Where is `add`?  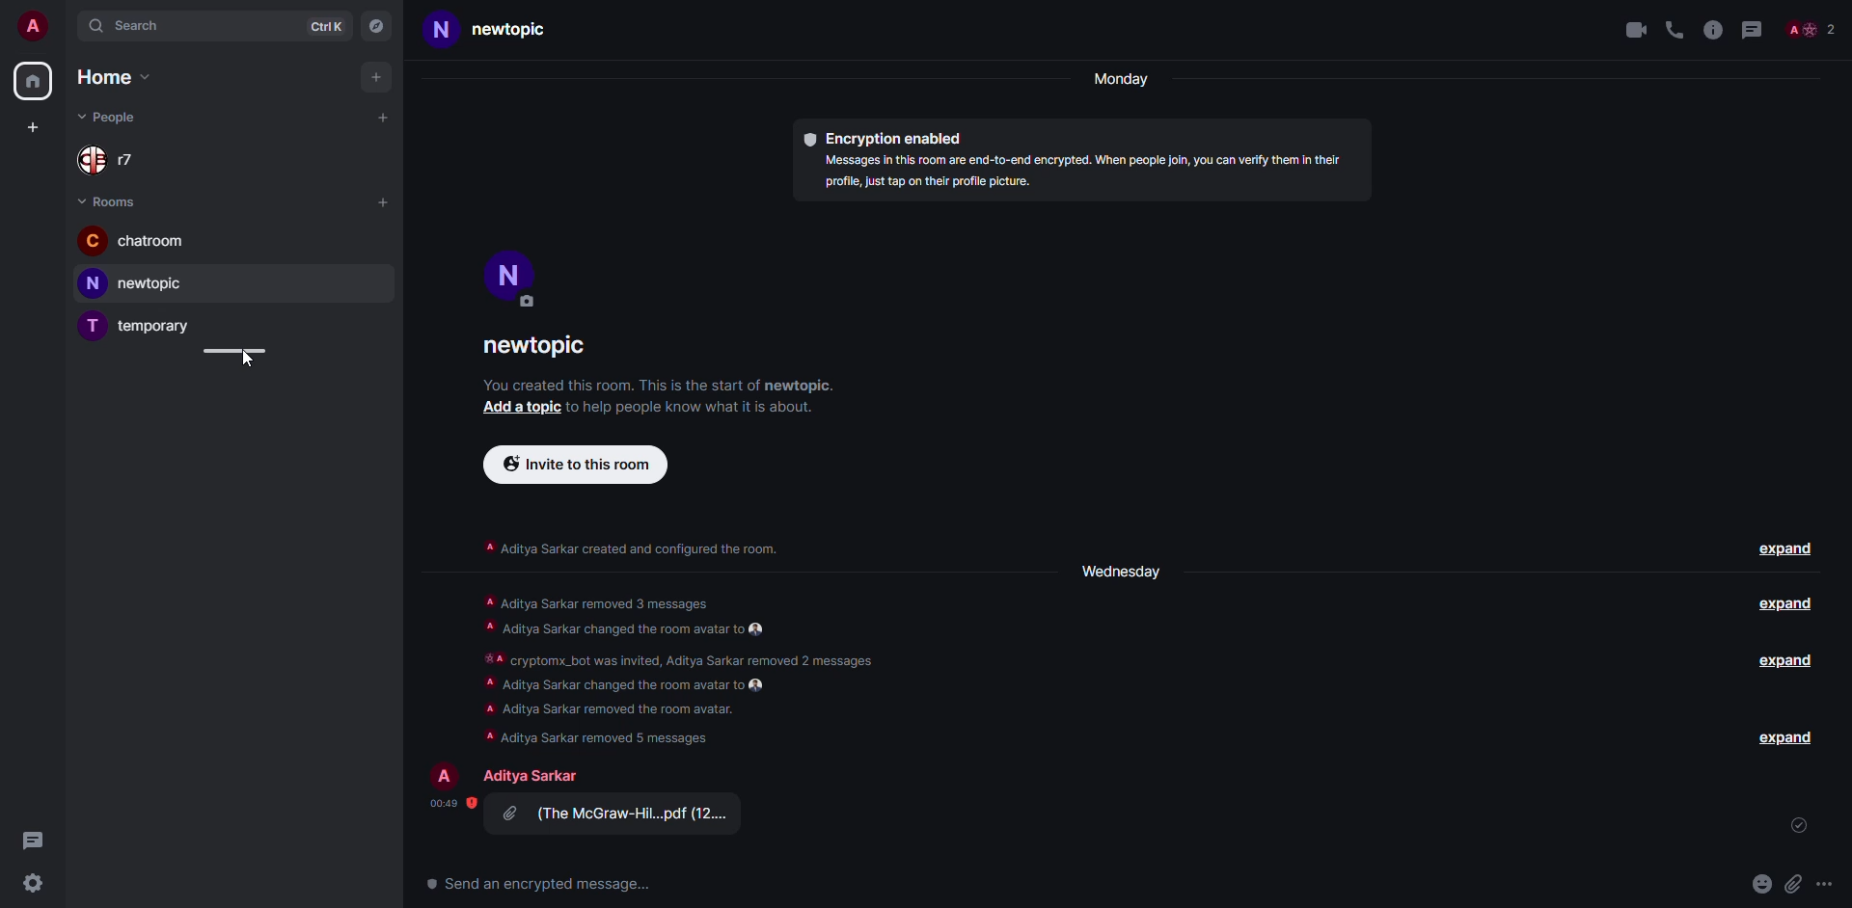
add is located at coordinates (385, 201).